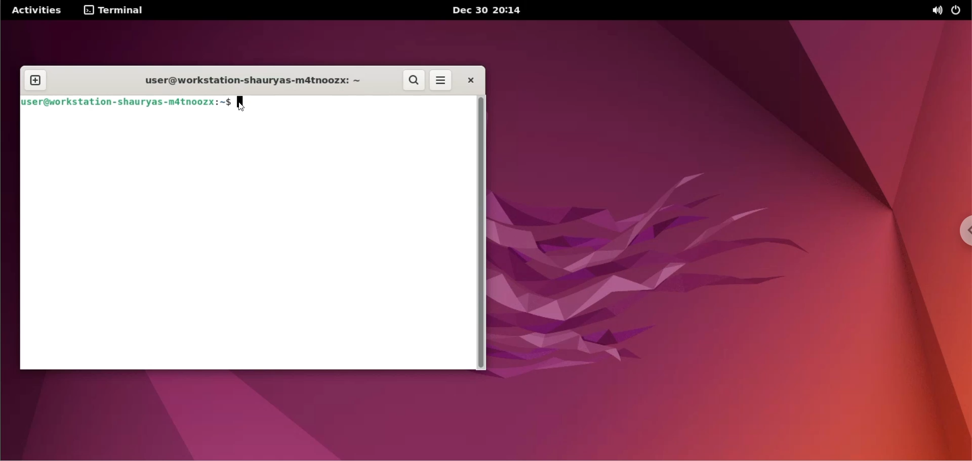  What do you see at coordinates (480, 234) in the screenshot?
I see `scrollbar` at bounding box center [480, 234].